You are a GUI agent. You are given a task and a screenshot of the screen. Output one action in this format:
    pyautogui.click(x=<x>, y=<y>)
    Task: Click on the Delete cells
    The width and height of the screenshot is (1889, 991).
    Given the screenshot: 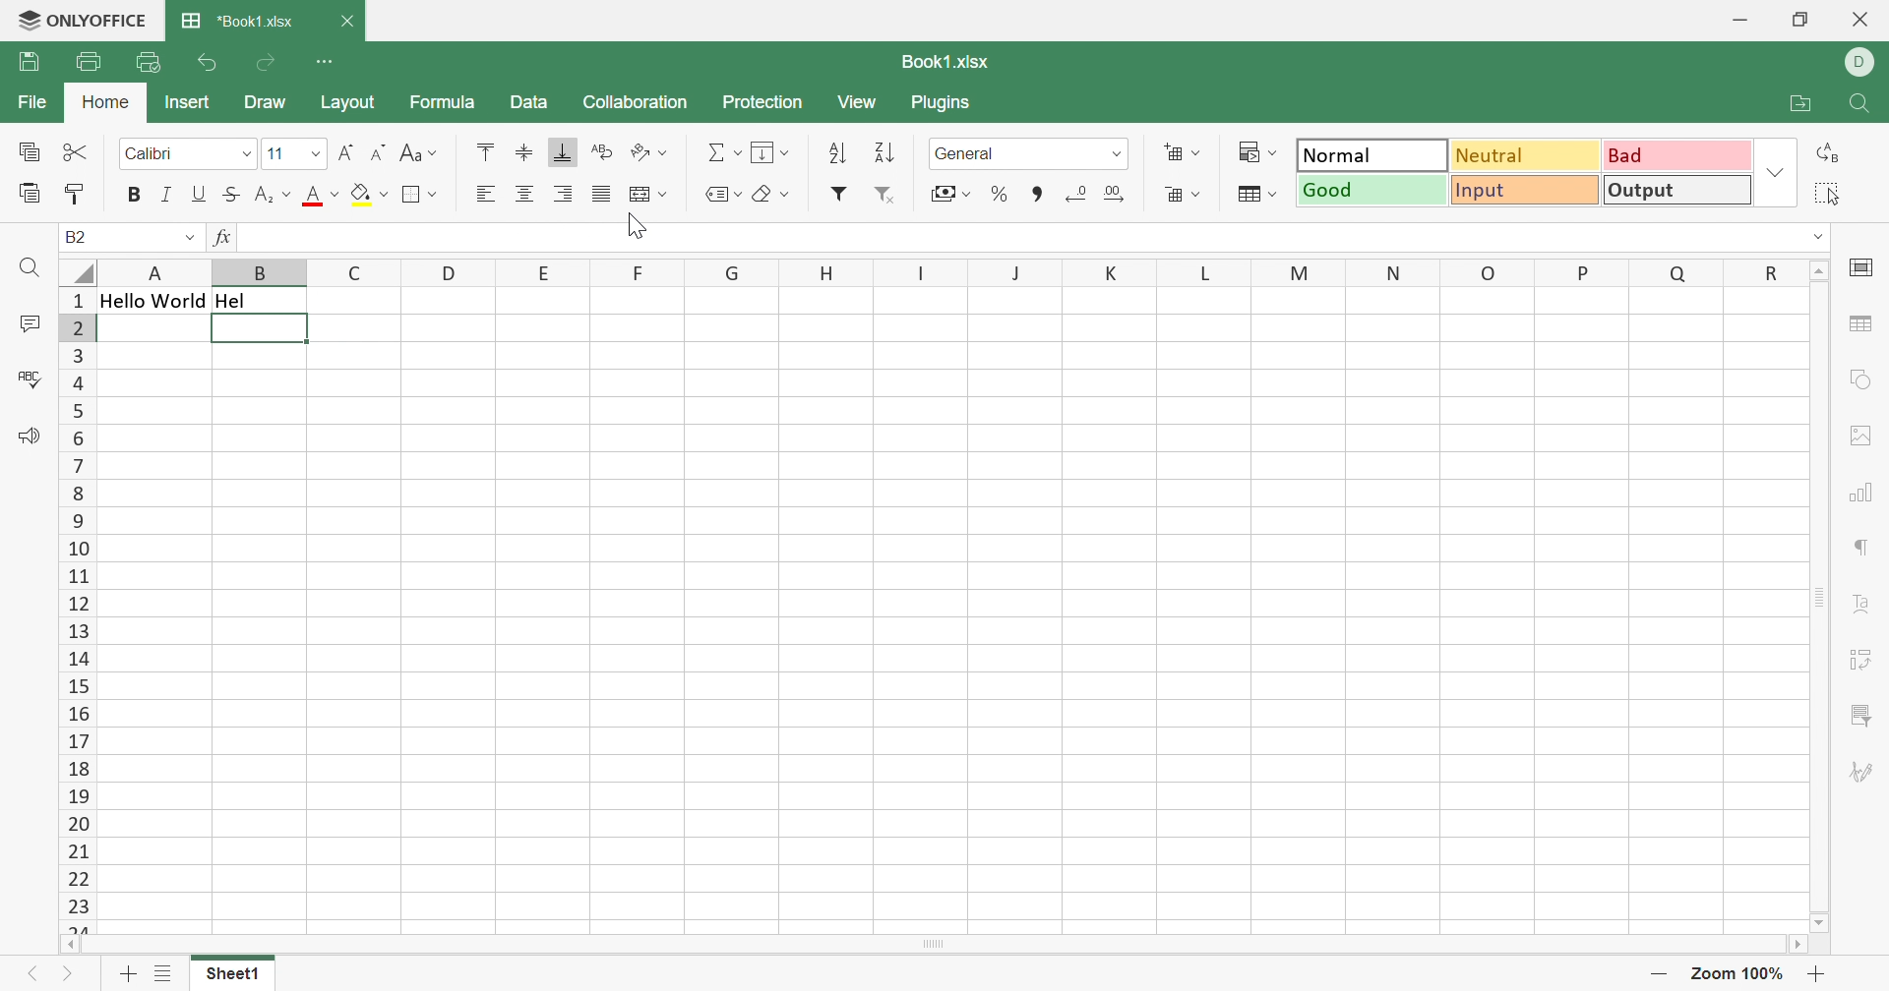 What is the action you would take?
    pyautogui.click(x=1184, y=194)
    